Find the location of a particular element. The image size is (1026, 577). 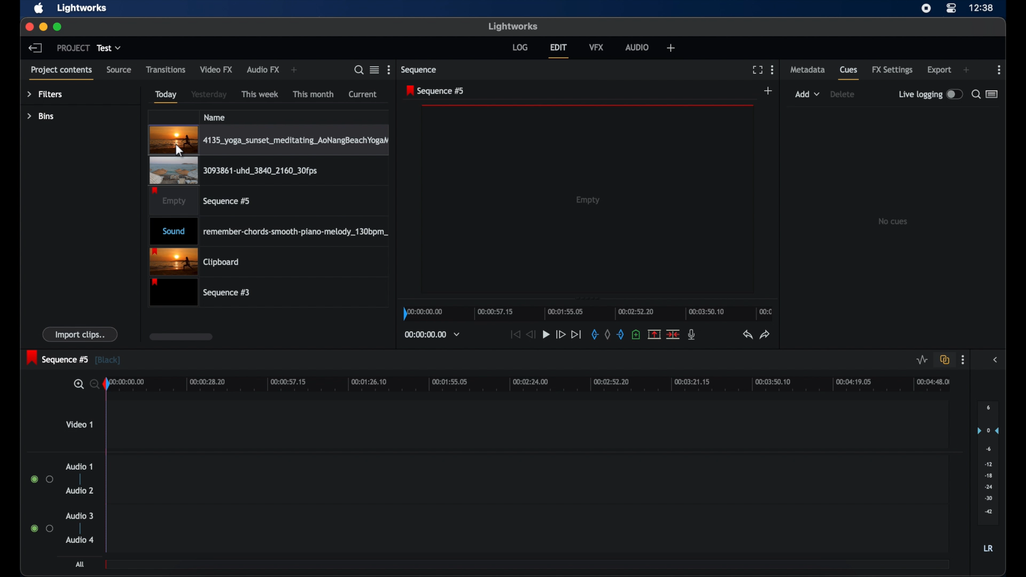

sequence 3 is located at coordinates (203, 293).